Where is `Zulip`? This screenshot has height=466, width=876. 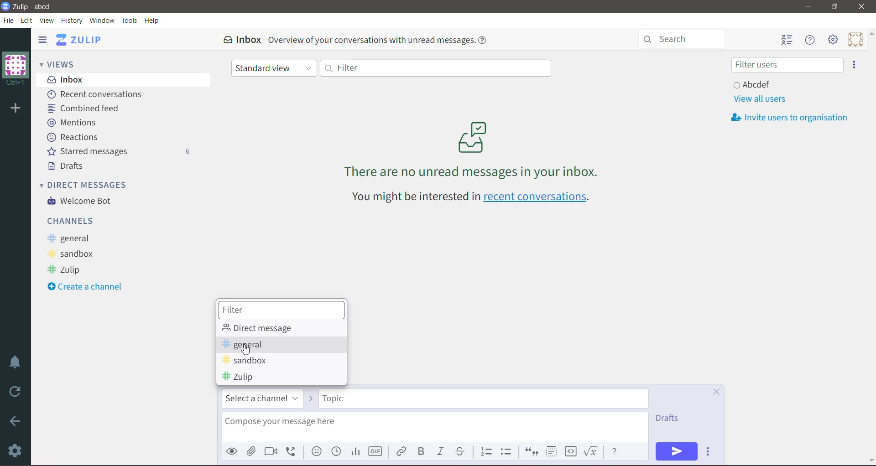
Zulip is located at coordinates (279, 377).